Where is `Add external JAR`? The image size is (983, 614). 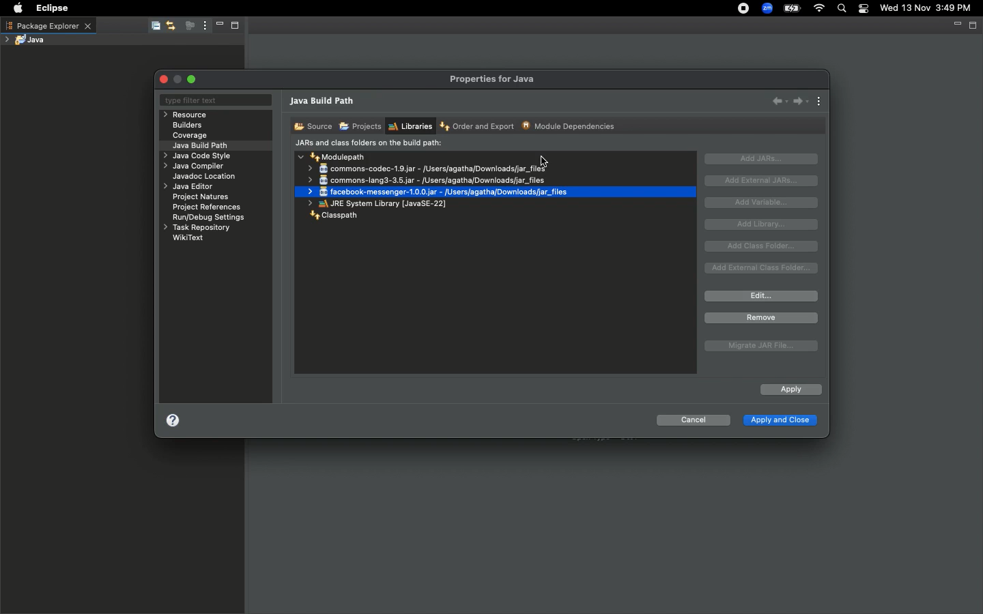
Add external JAR is located at coordinates (762, 180).